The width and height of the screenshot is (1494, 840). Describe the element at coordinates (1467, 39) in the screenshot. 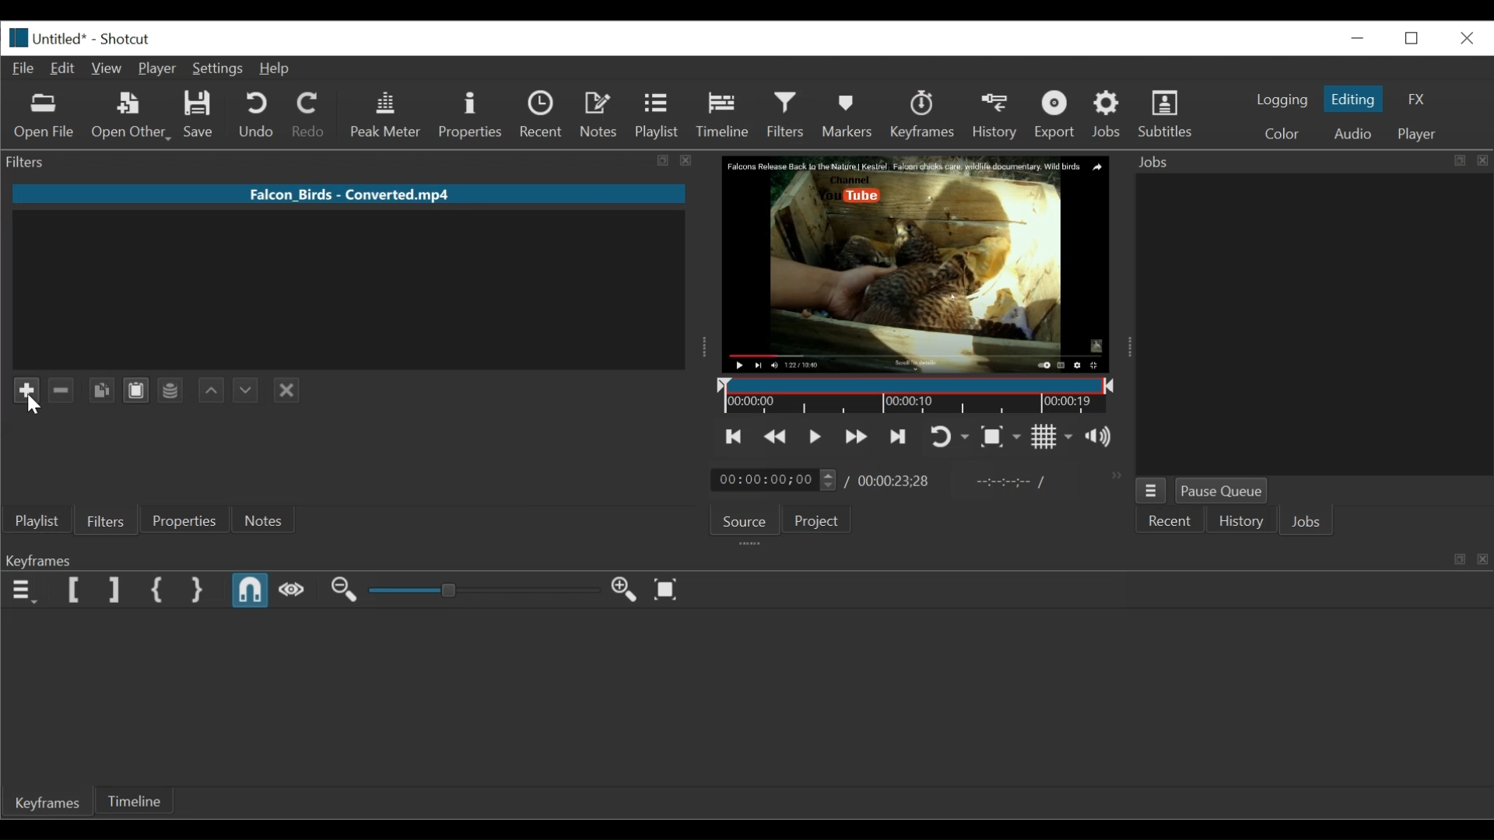

I see `Close` at that location.